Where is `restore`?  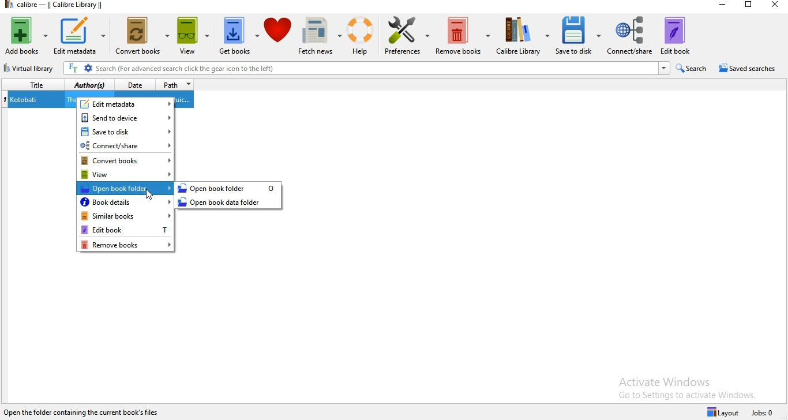
restore is located at coordinates (750, 6).